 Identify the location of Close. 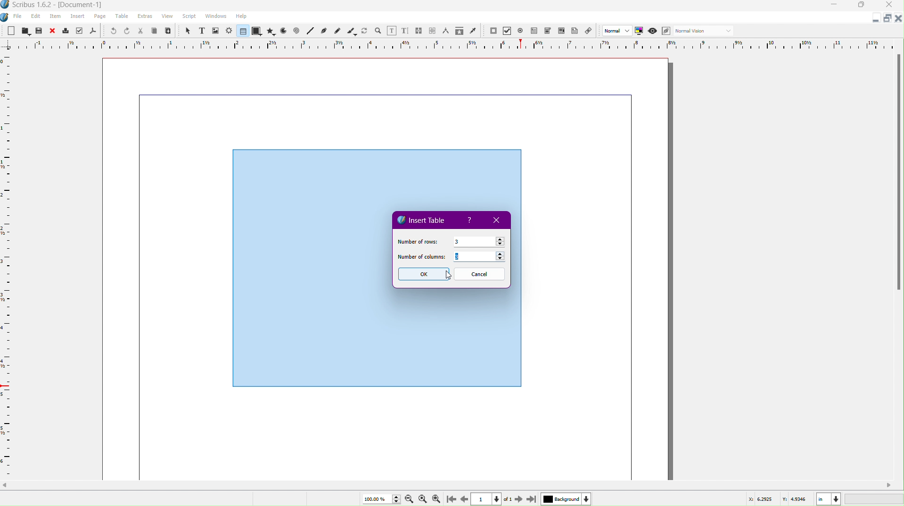
(892, 6).